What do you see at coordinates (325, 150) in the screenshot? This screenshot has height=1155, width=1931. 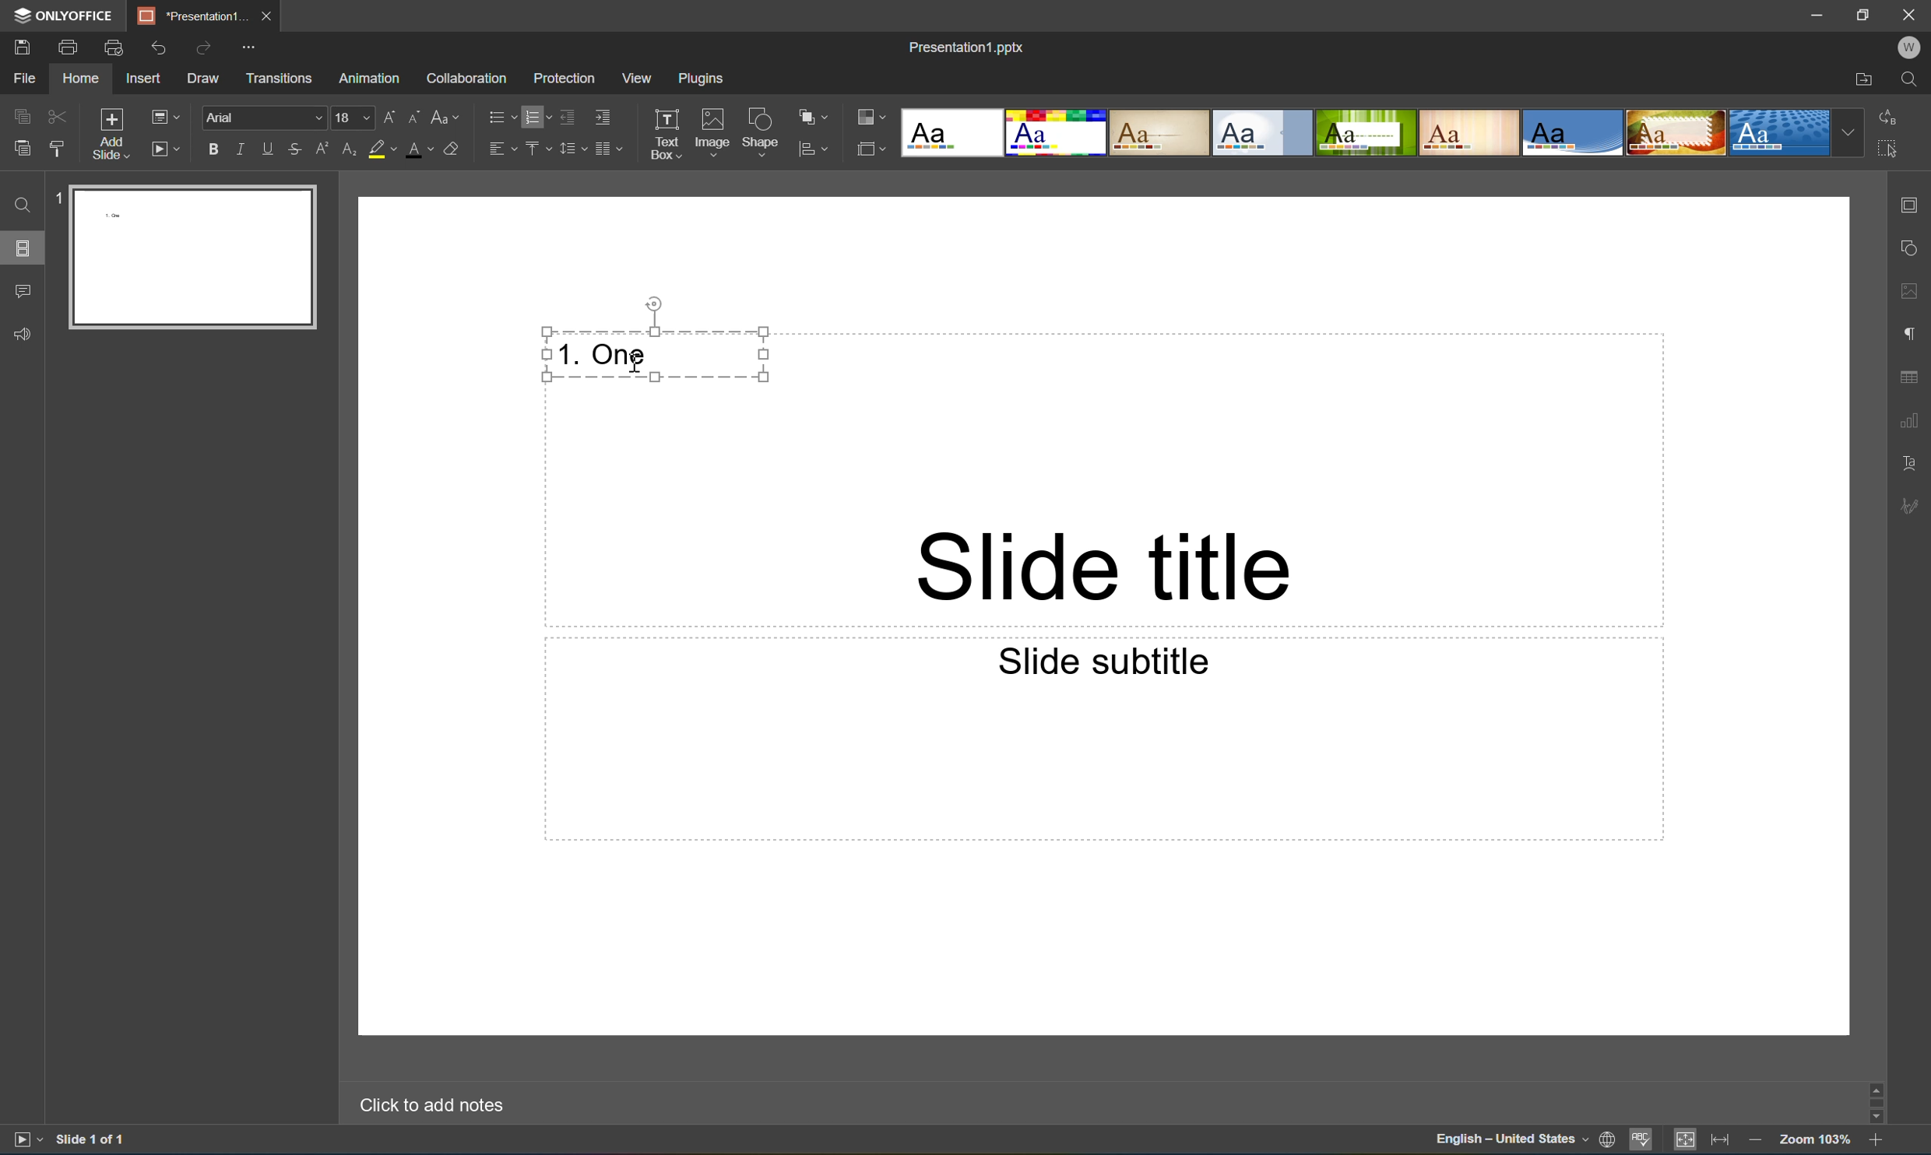 I see `Superscript` at bounding box center [325, 150].